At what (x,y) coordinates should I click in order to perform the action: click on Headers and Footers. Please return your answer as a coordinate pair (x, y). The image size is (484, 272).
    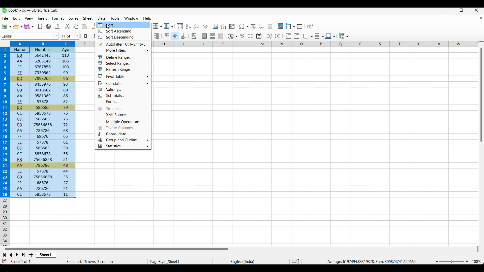
    Looking at the image, I should click on (270, 26).